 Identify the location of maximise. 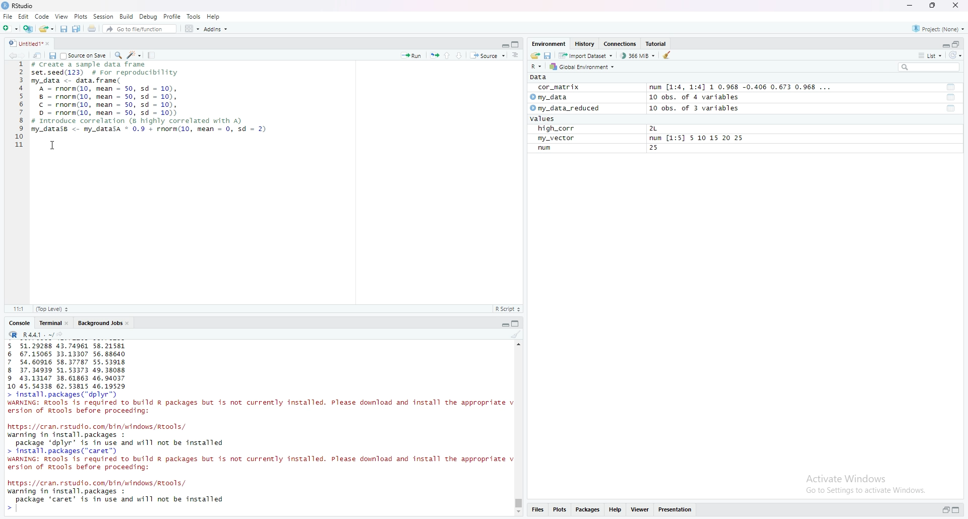
(933, 5).